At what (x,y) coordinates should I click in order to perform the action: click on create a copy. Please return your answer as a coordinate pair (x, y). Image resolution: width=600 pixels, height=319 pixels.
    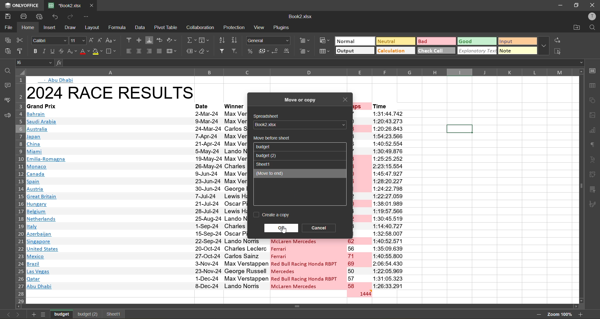
    Looking at the image, I should click on (272, 215).